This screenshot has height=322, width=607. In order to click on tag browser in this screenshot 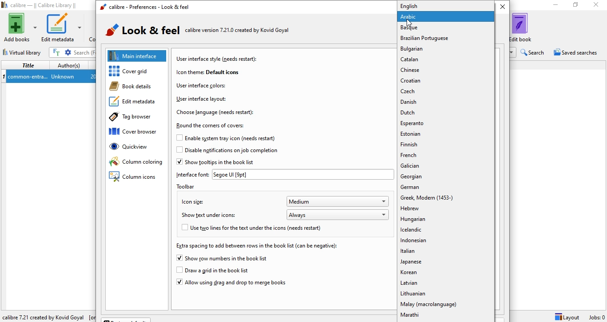, I will do `click(134, 118)`.